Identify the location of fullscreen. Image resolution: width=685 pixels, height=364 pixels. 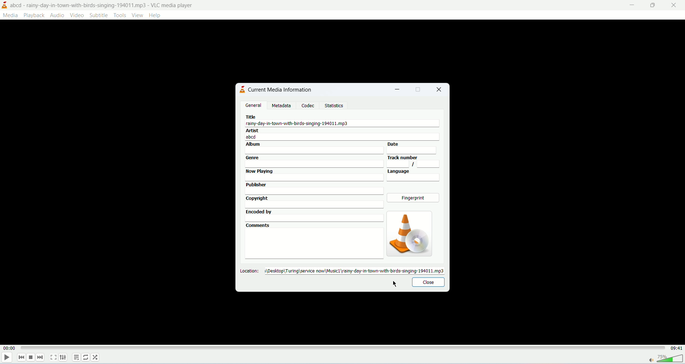
(53, 357).